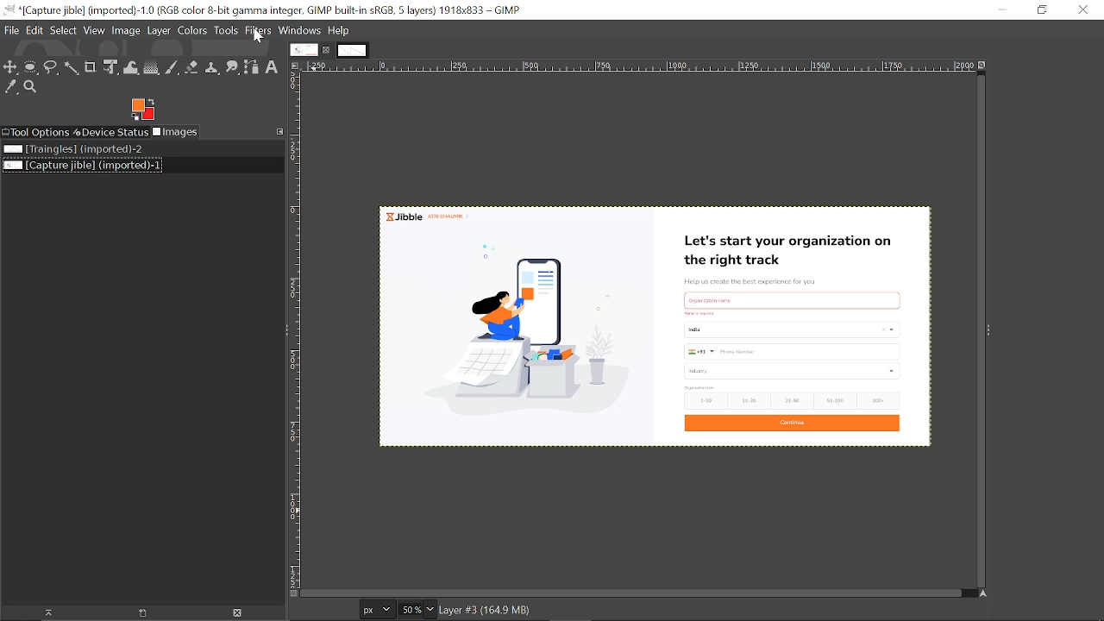 This screenshot has width=1104, height=621. What do you see at coordinates (11, 67) in the screenshot?
I see `Move tool` at bounding box center [11, 67].